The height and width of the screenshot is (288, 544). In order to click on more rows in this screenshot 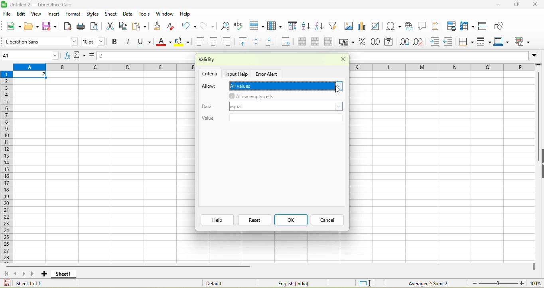, I will do `click(539, 66)`.